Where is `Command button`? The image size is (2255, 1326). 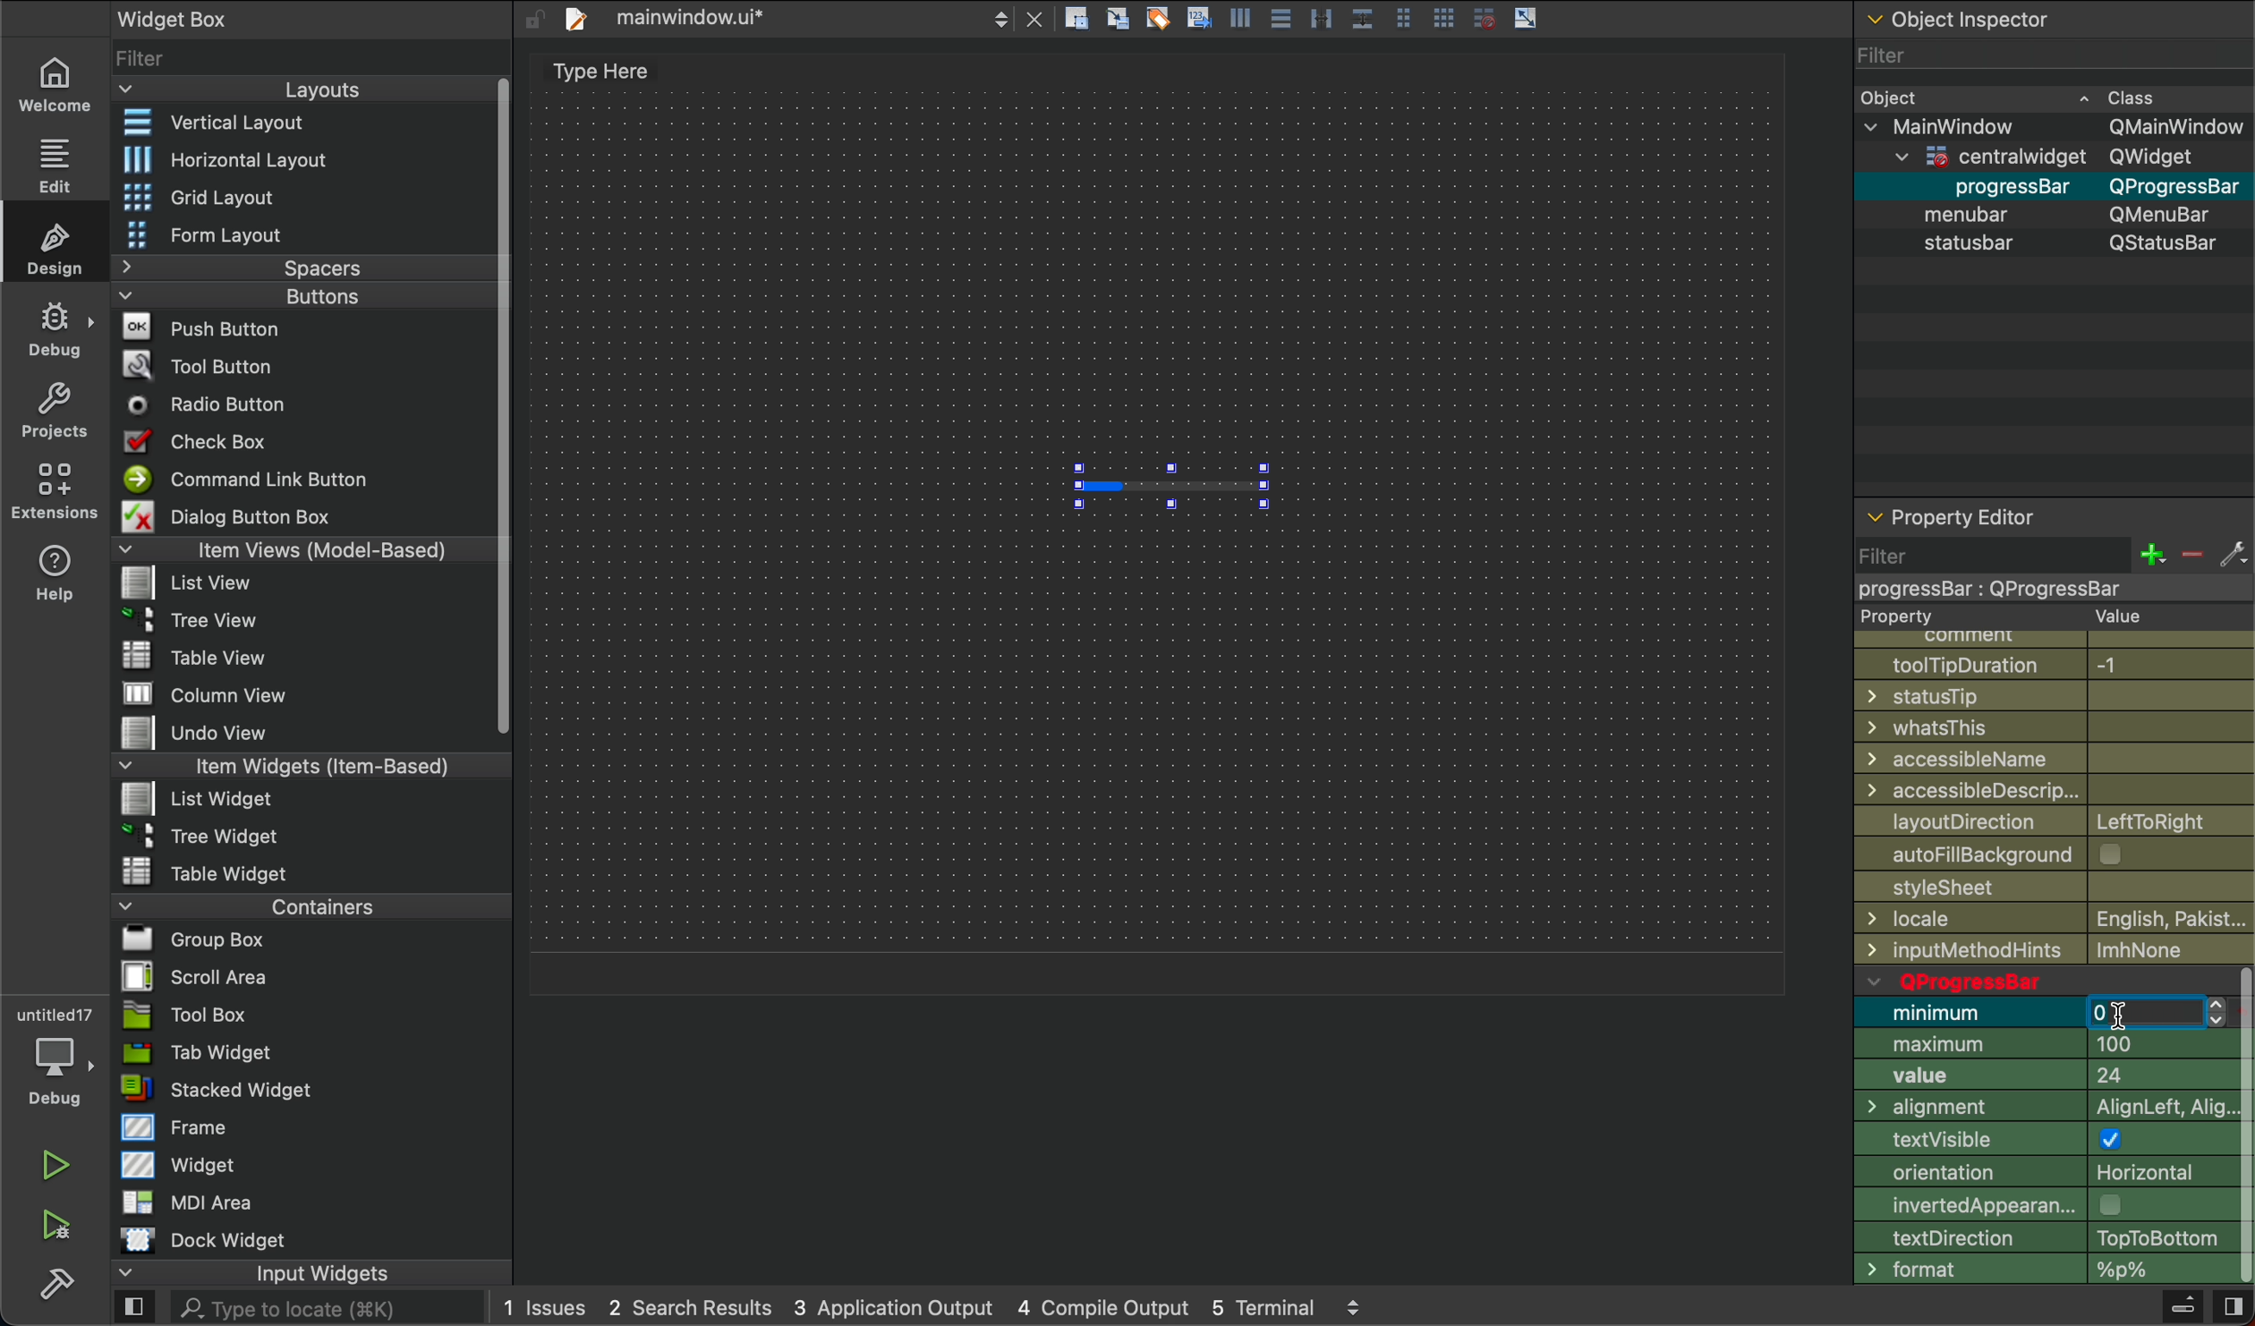
Command button is located at coordinates (254, 479).